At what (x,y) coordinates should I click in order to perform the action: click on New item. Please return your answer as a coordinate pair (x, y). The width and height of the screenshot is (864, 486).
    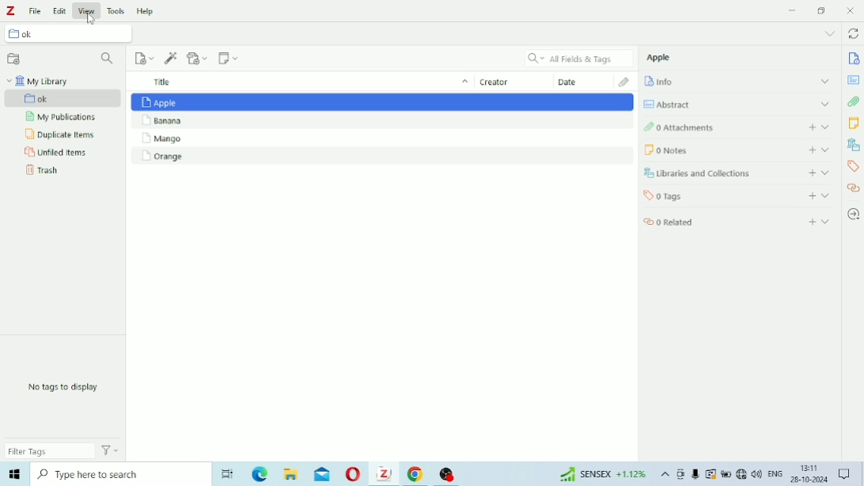
    Looking at the image, I should click on (144, 58).